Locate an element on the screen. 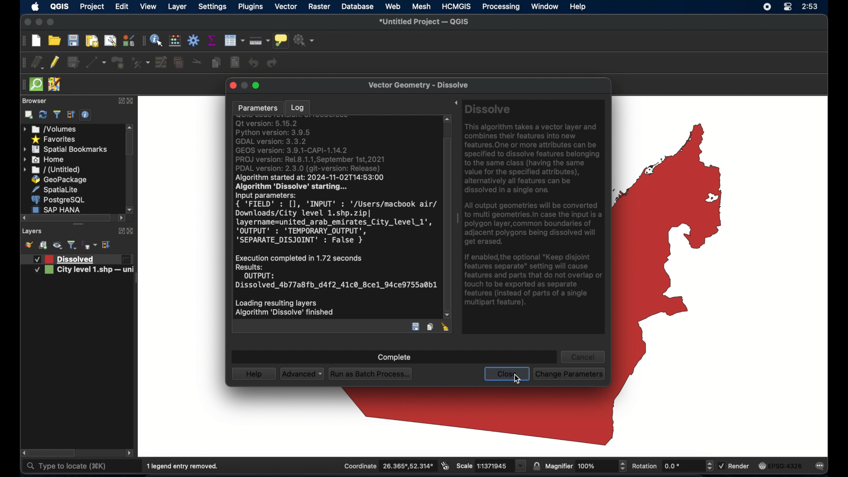  favorites is located at coordinates (54, 140).